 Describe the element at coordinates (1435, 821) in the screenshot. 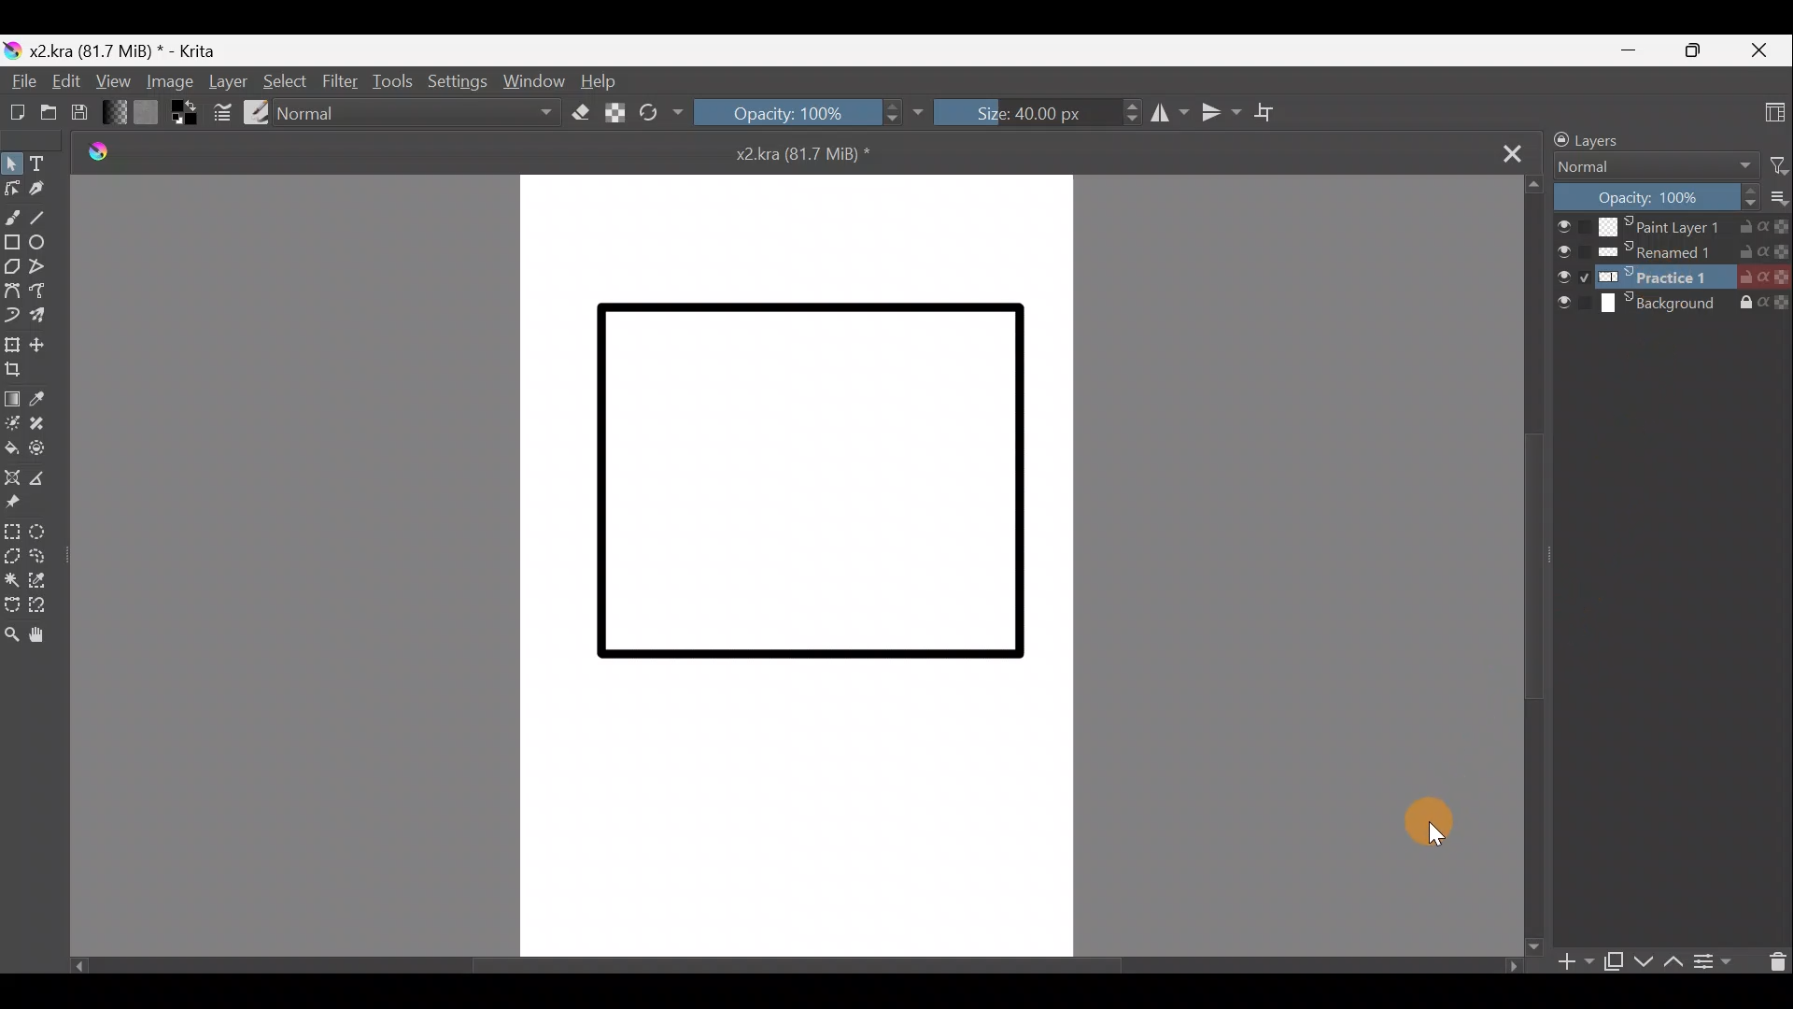

I see `Cursor` at that location.